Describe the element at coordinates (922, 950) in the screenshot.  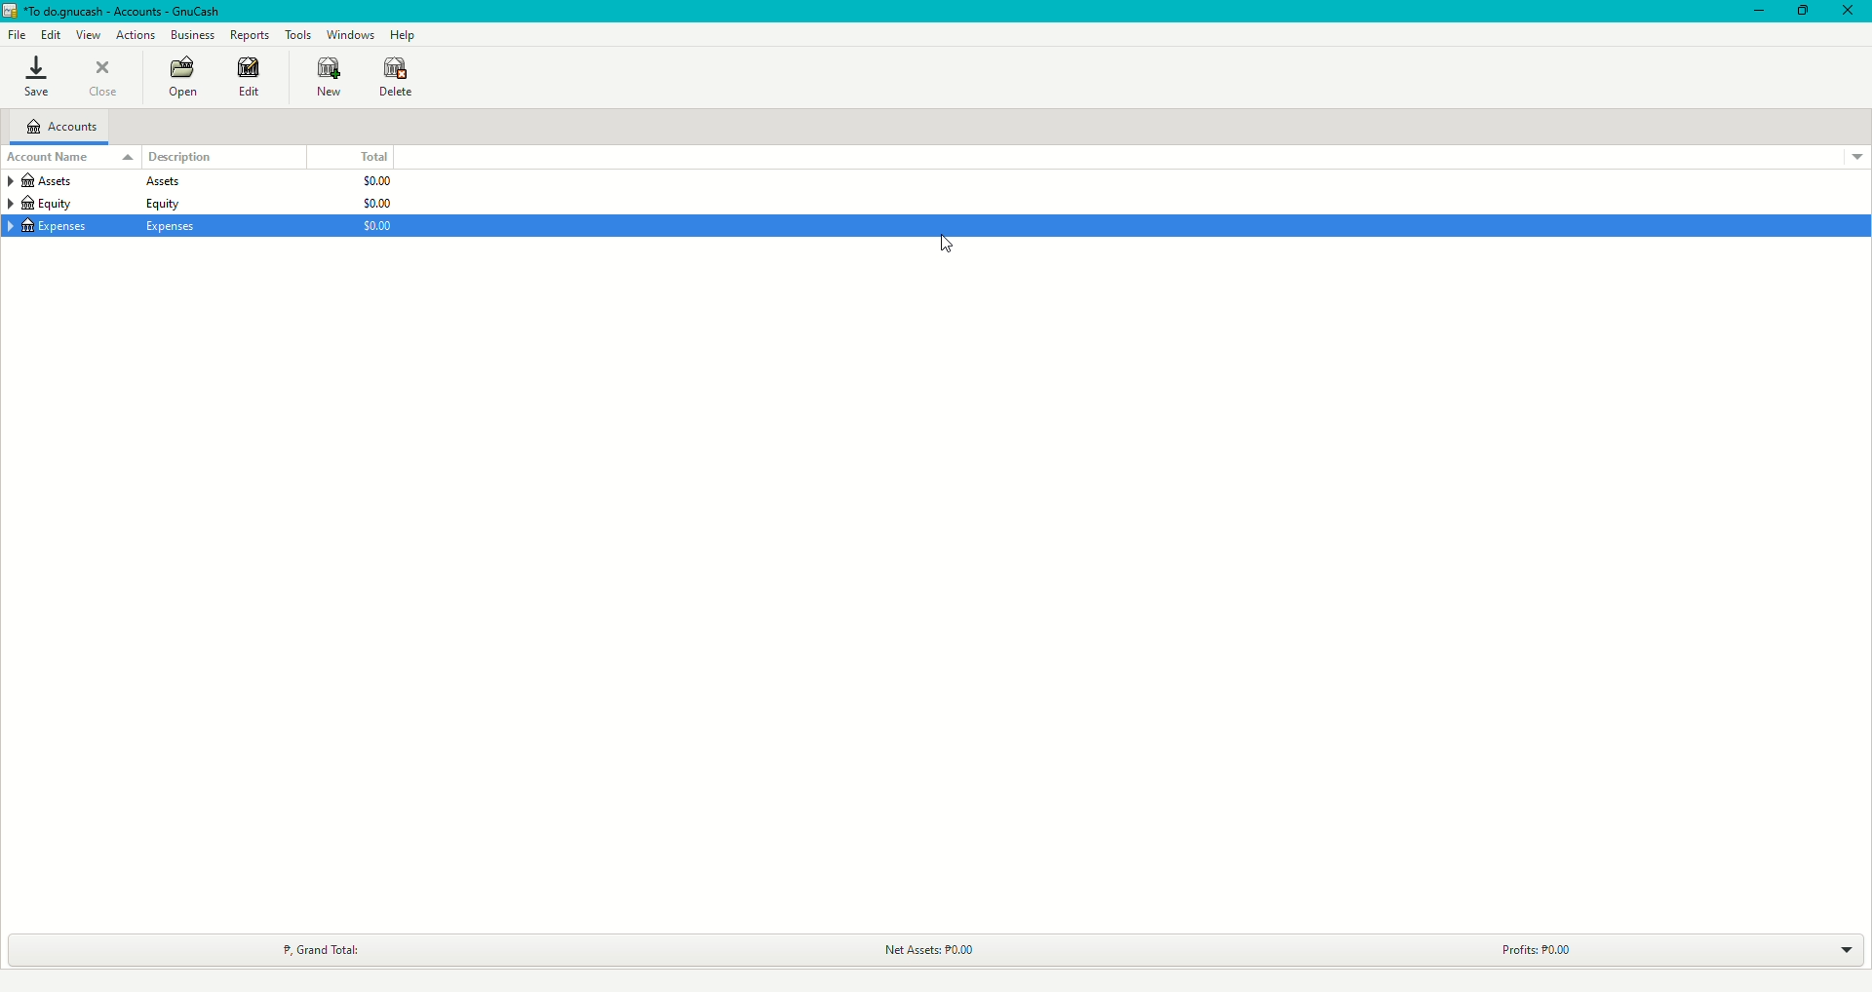
I see `Net Assets` at that location.